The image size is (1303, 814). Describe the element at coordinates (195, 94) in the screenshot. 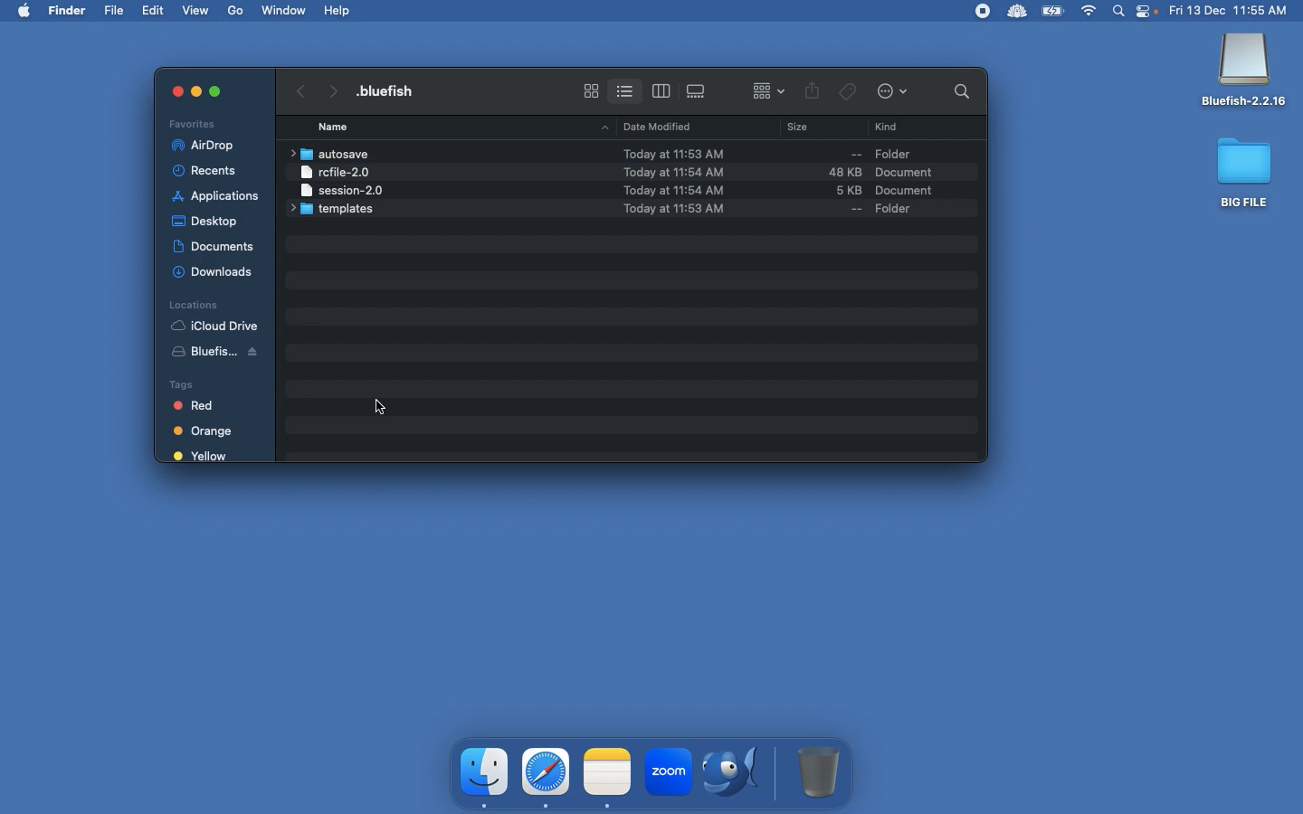

I see `minimize` at that location.